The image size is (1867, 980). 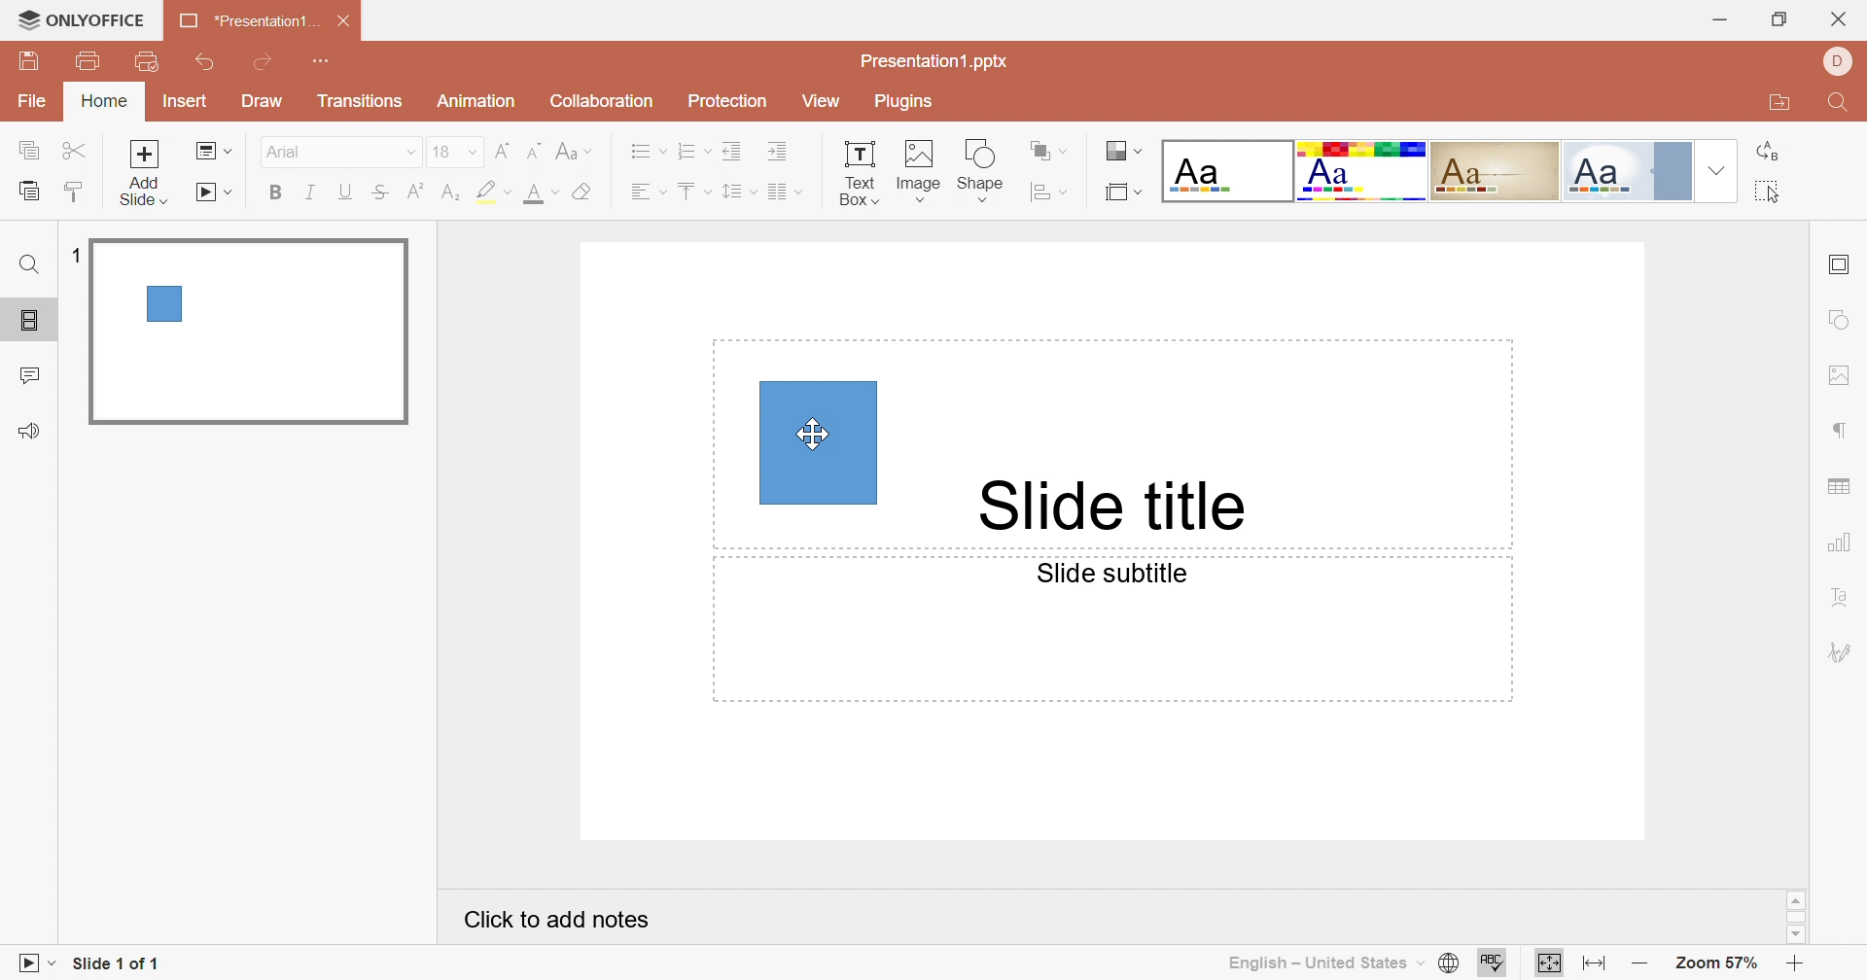 I want to click on SET DOCUMENT LANGUAGE, so click(x=1448, y=964).